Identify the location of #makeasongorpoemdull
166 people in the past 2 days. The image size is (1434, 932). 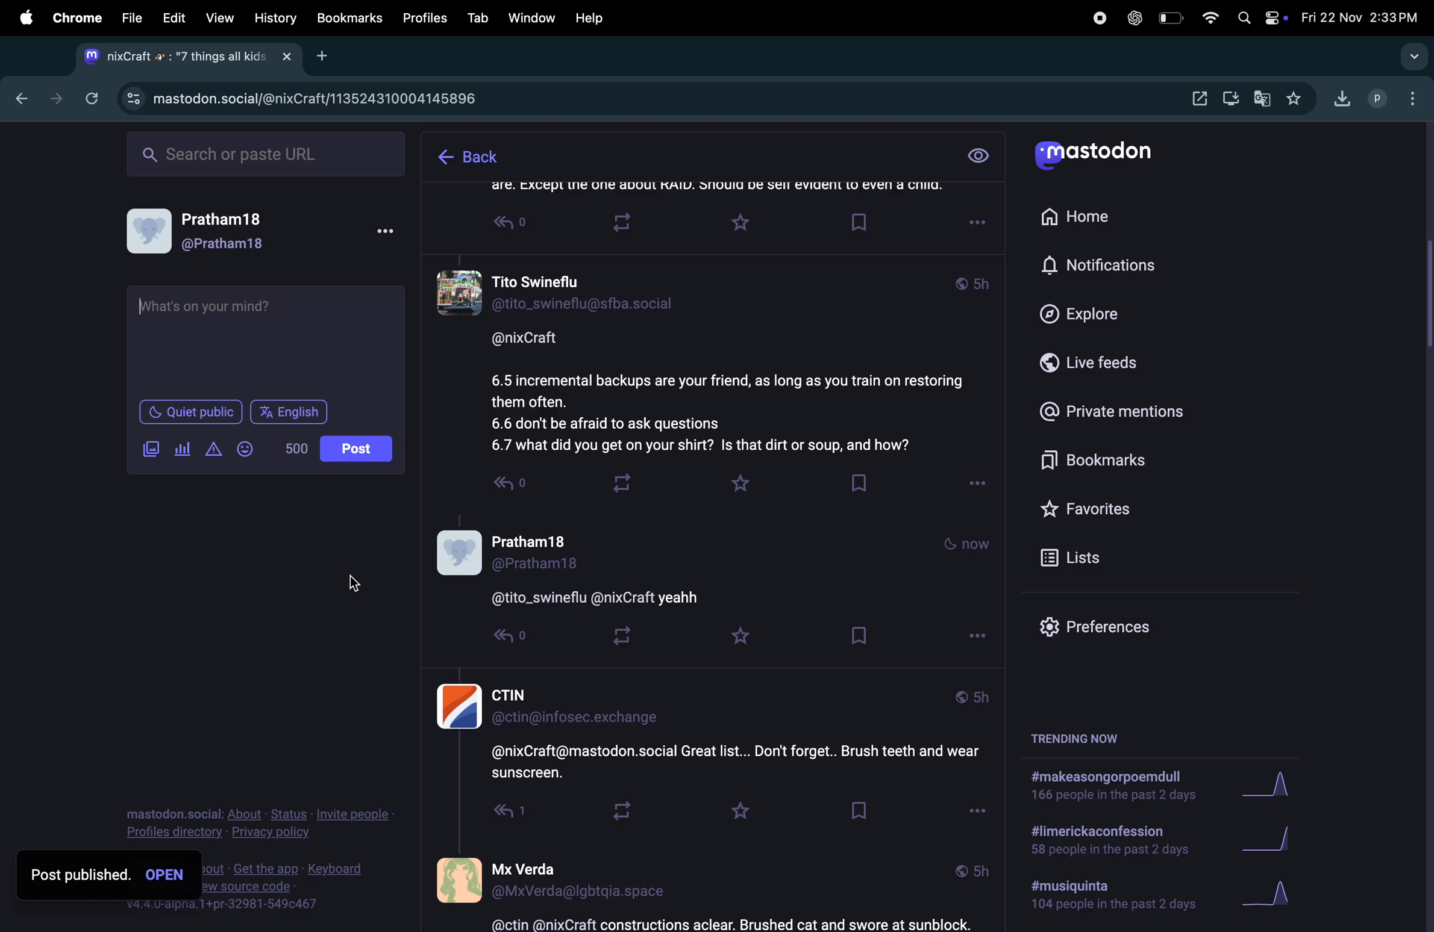
(1111, 788).